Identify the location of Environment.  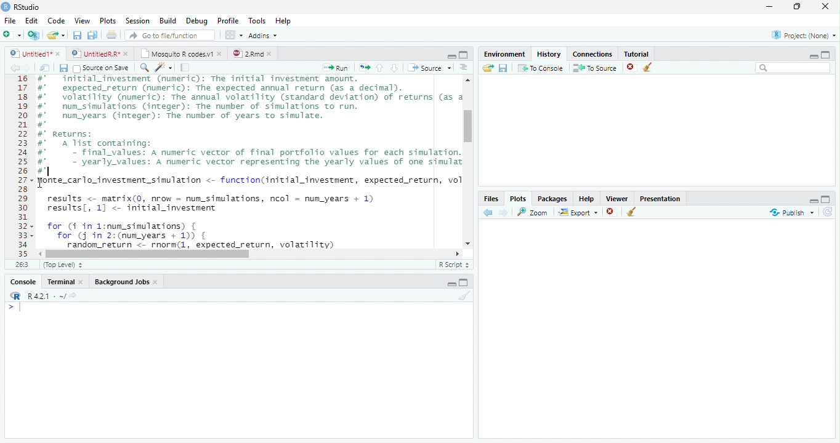
(504, 52).